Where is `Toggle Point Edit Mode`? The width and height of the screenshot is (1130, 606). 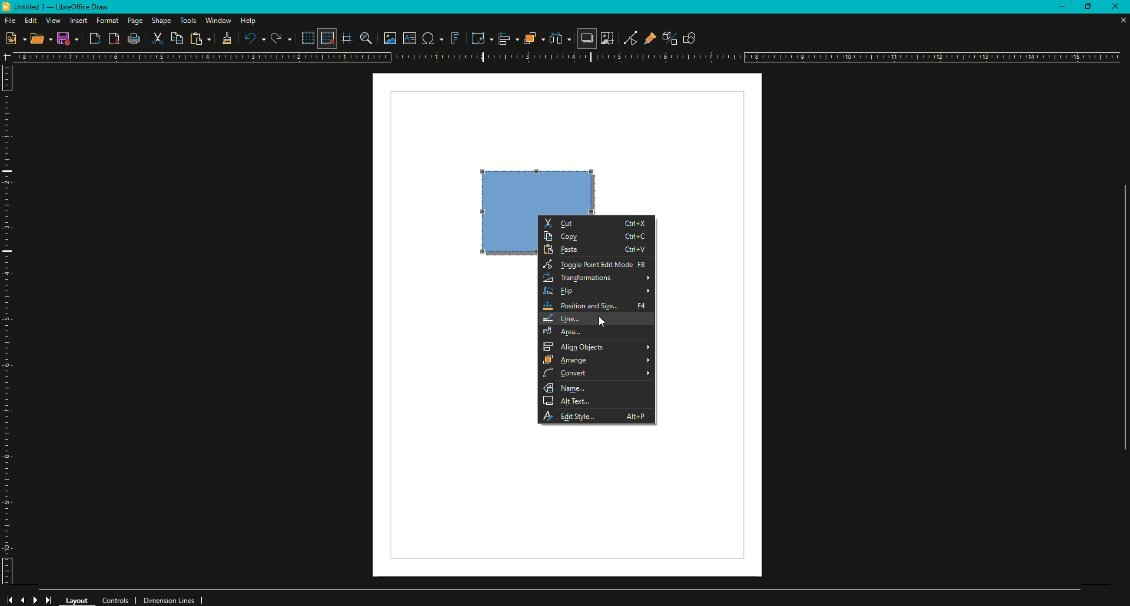 Toggle Point Edit Mode is located at coordinates (626, 38).